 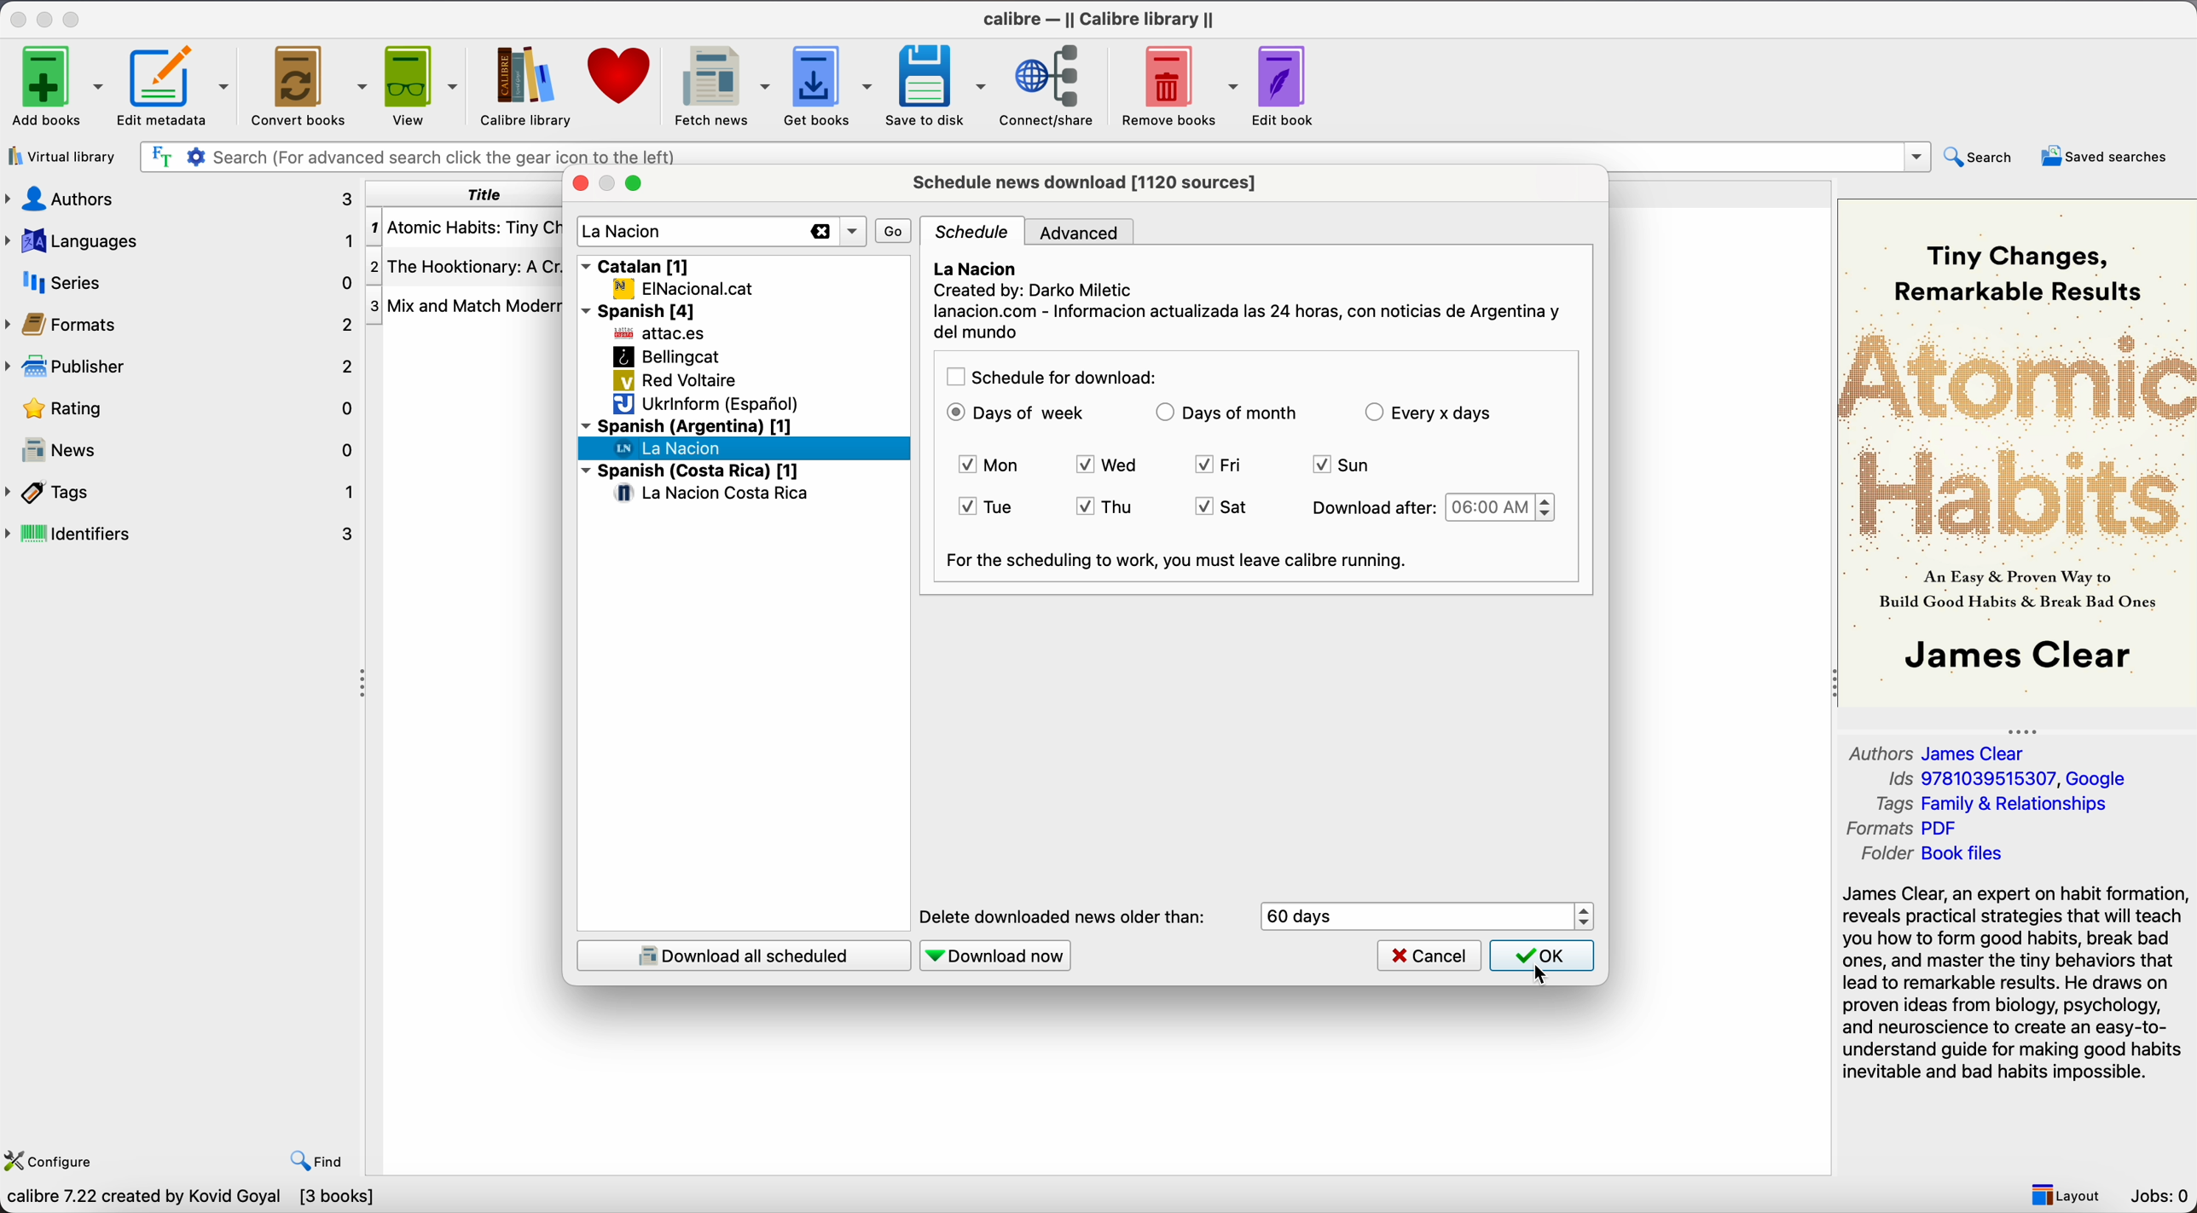 I want to click on Go, so click(x=895, y=229).